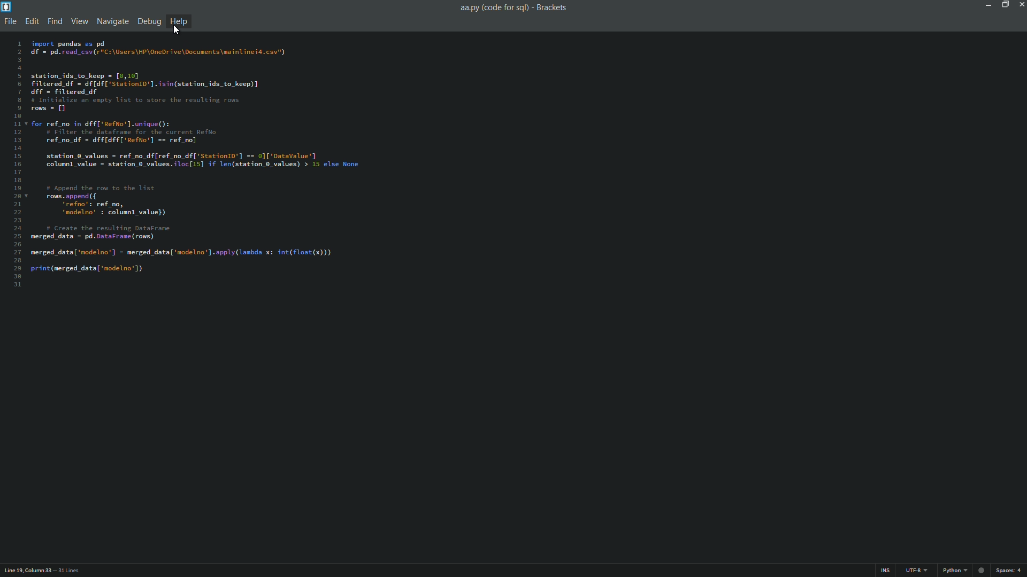 This screenshot has height=577, width=1027. Describe the element at coordinates (493, 7) in the screenshot. I see `file name` at that location.